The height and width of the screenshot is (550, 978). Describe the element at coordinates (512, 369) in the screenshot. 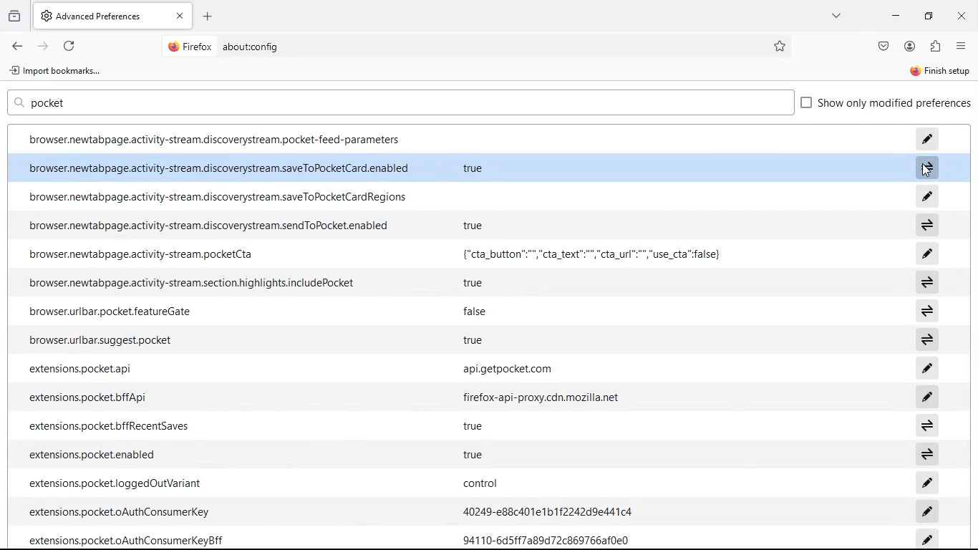

I see `api.getpocket.com` at that location.